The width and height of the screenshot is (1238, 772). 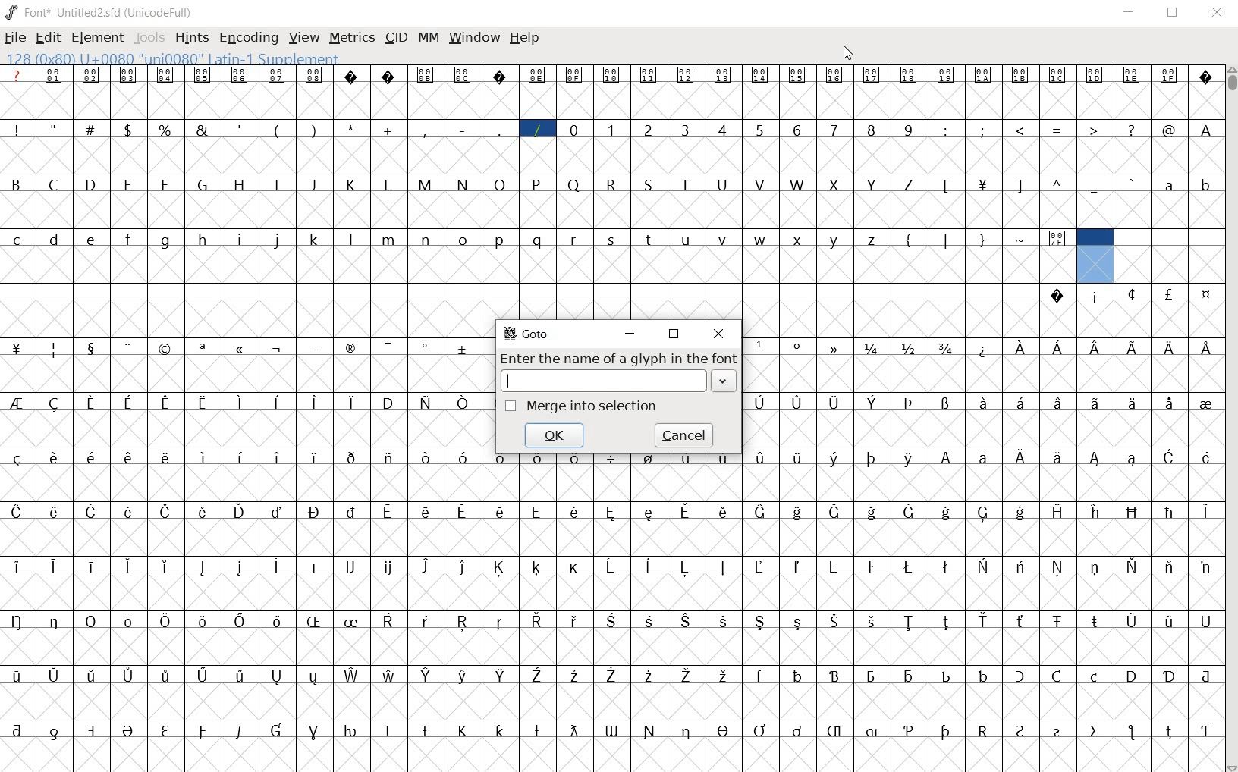 What do you see at coordinates (872, 183) in the screenshot?
I see `Y` at bounding box center [872, 183].